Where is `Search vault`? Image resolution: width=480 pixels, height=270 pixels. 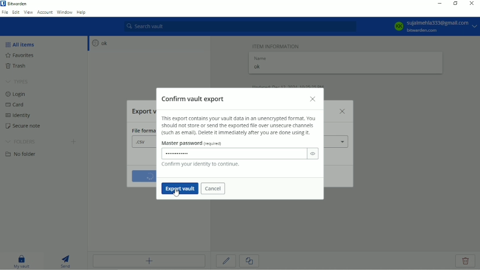
Search vault is located at coordinates (240, 26).